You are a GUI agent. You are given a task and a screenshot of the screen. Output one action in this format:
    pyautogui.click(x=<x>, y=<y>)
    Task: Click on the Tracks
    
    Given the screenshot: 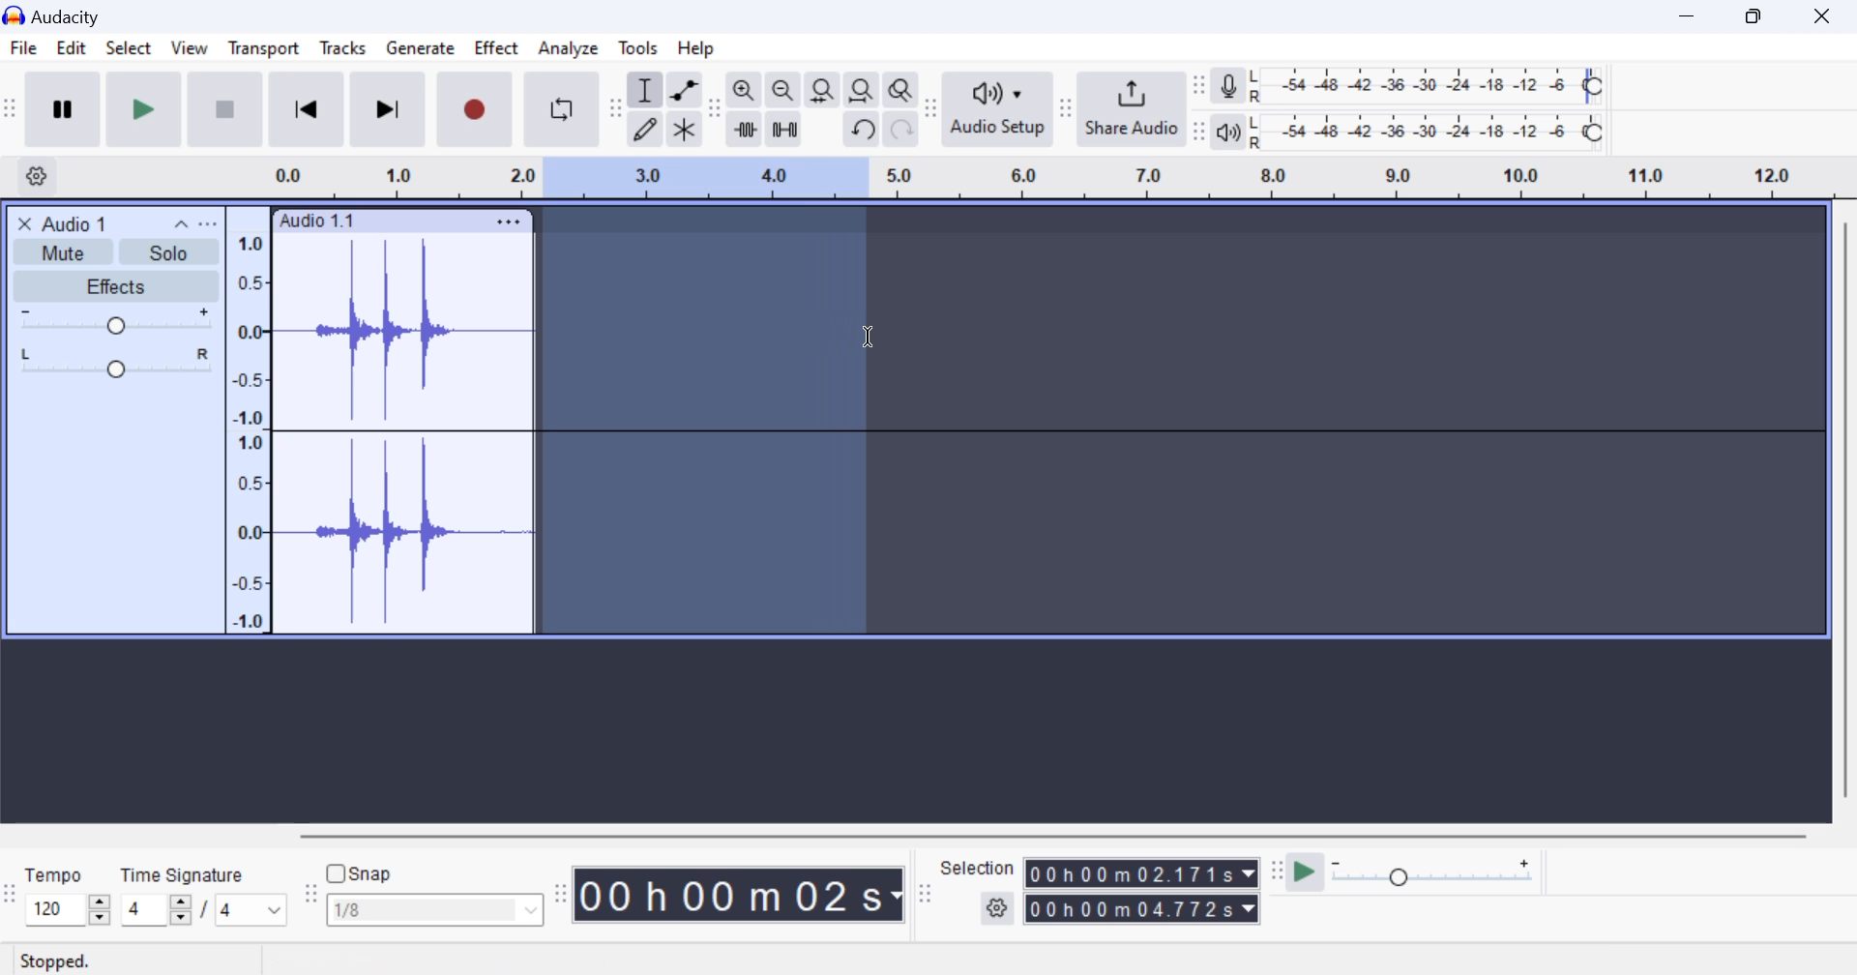 What is the action you would take?
    pyautogui.click(x=343, y=52)
    